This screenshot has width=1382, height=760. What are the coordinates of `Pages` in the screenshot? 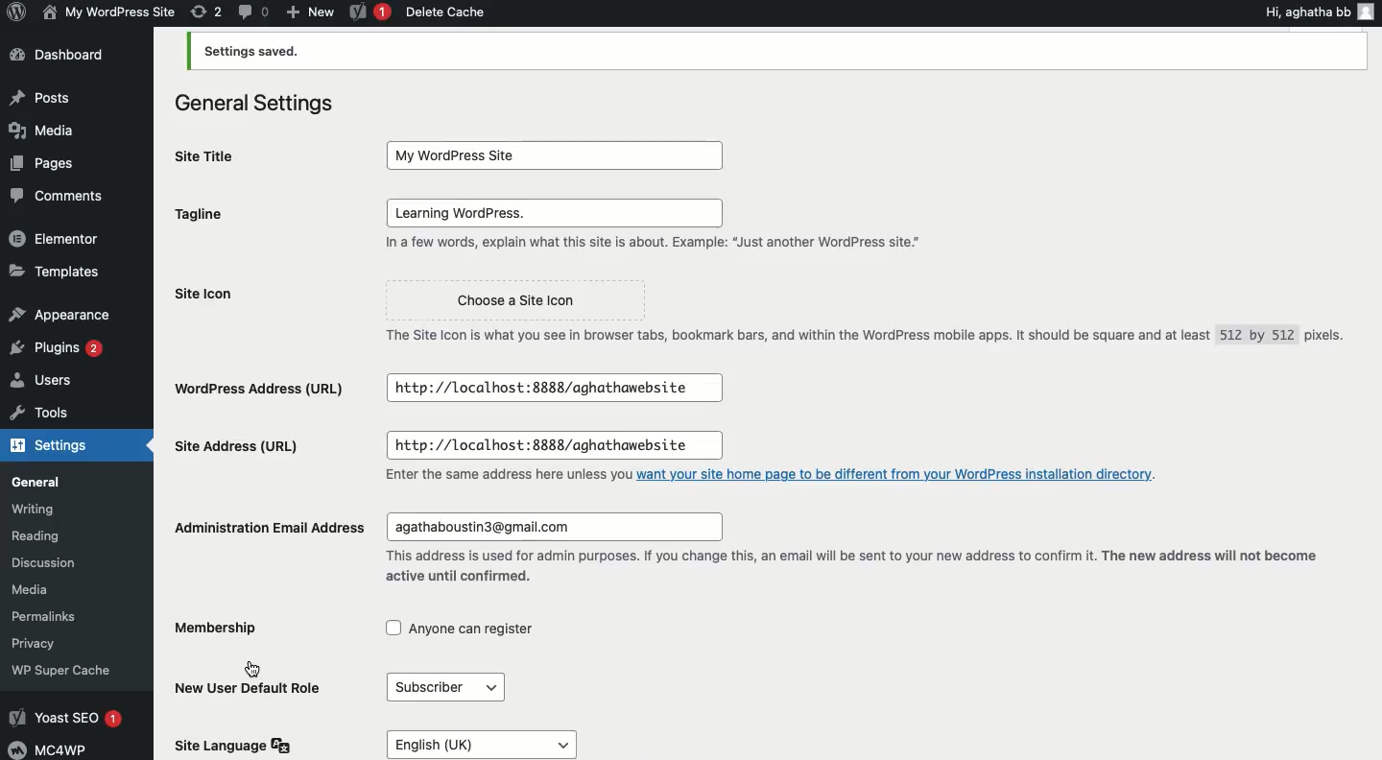 It's located at (38, 165).